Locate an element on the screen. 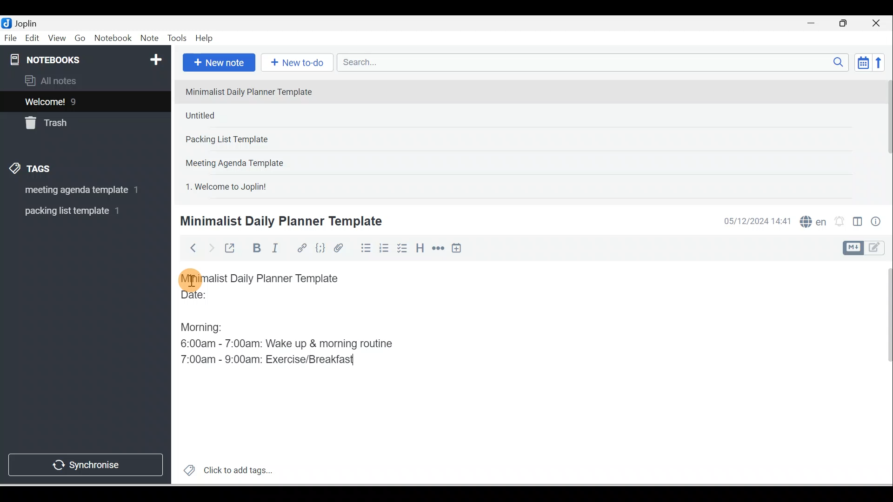 This screenshot has width=893, height=502. View is located at coordinates (57, 39).